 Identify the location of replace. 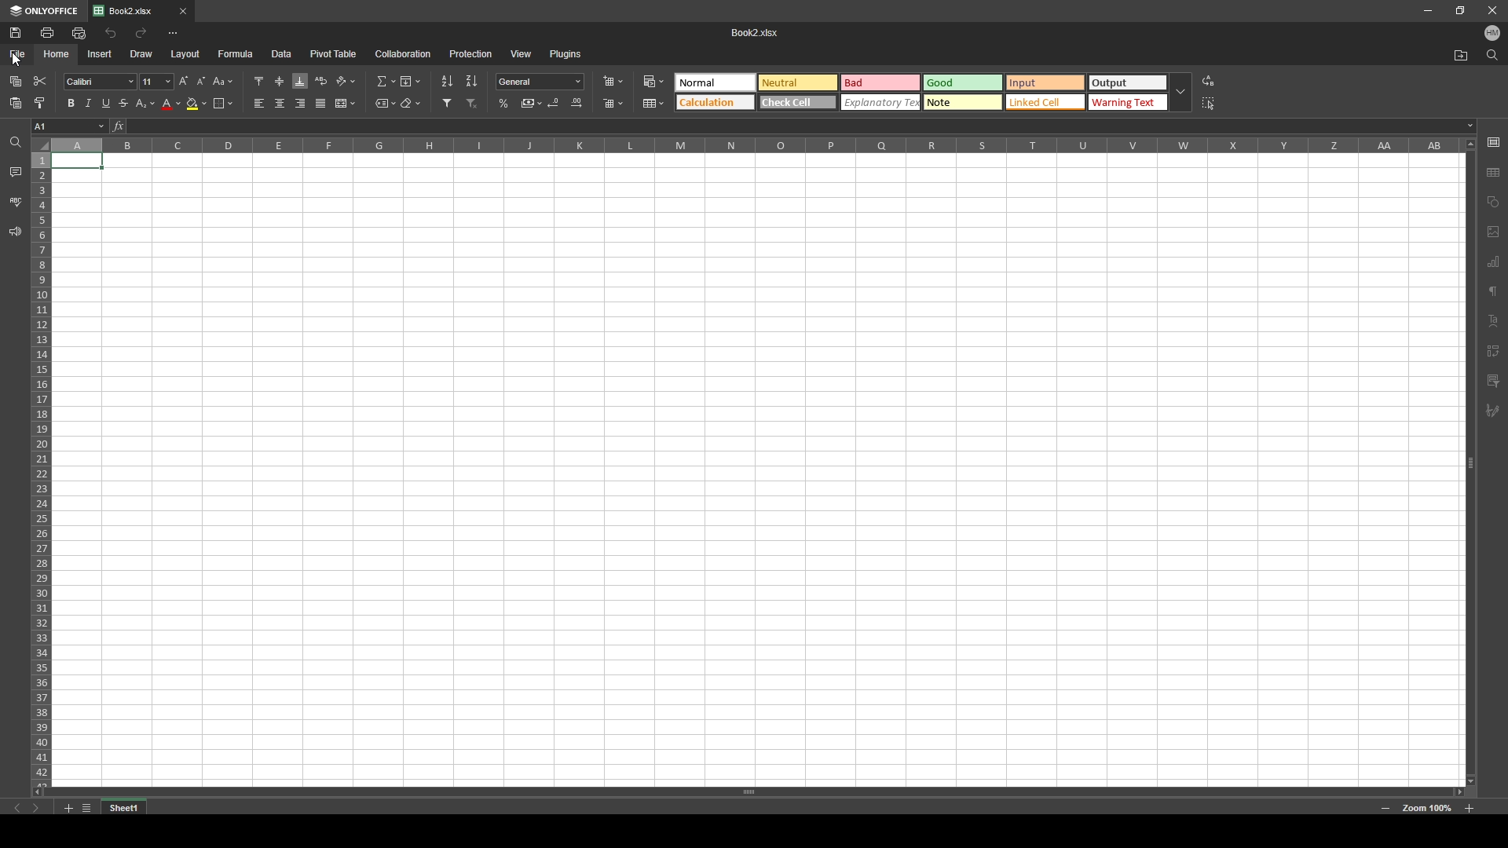
(1209, 80).